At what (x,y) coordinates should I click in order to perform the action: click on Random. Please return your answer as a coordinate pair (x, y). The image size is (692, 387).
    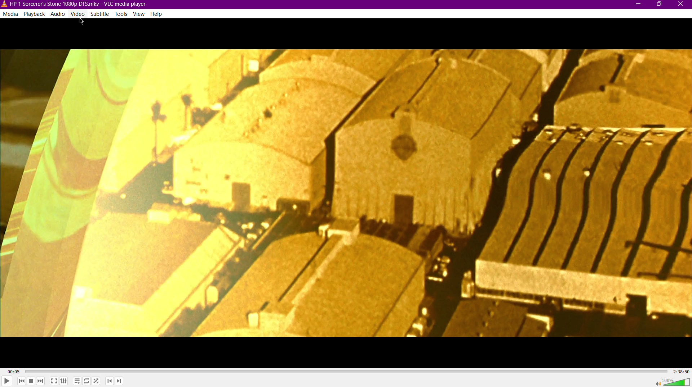
    Looking at the image, I should click on (96, 381).